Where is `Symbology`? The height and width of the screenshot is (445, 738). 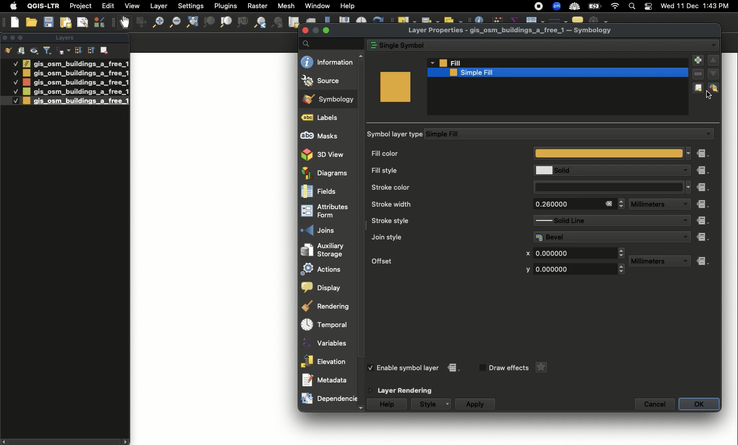 Symbology is located at coordinates (329, 99).